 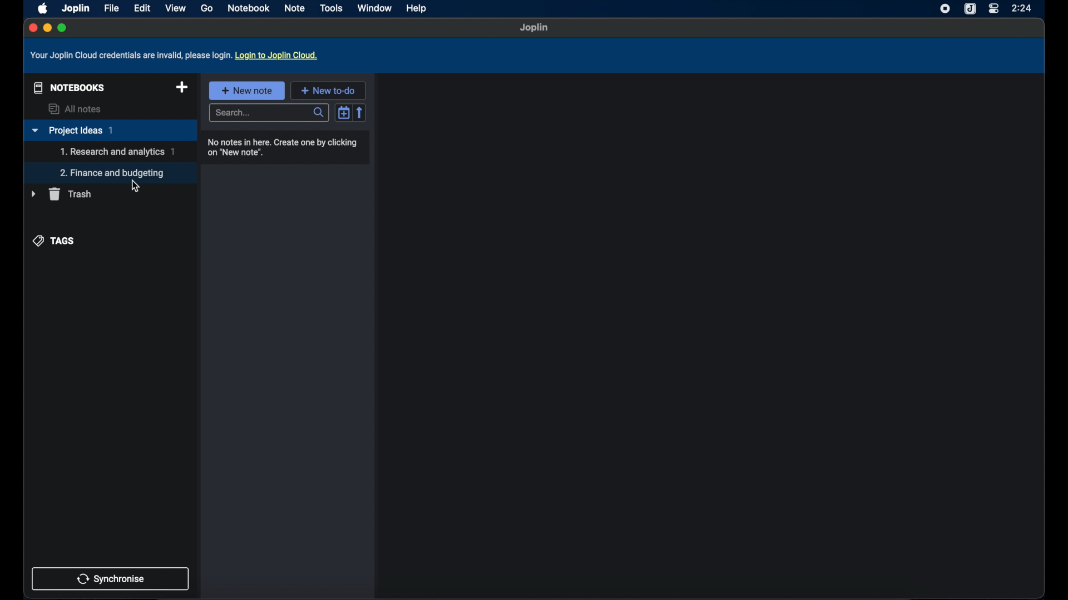 I want to click on Joplin, so click(x=75, y=8).